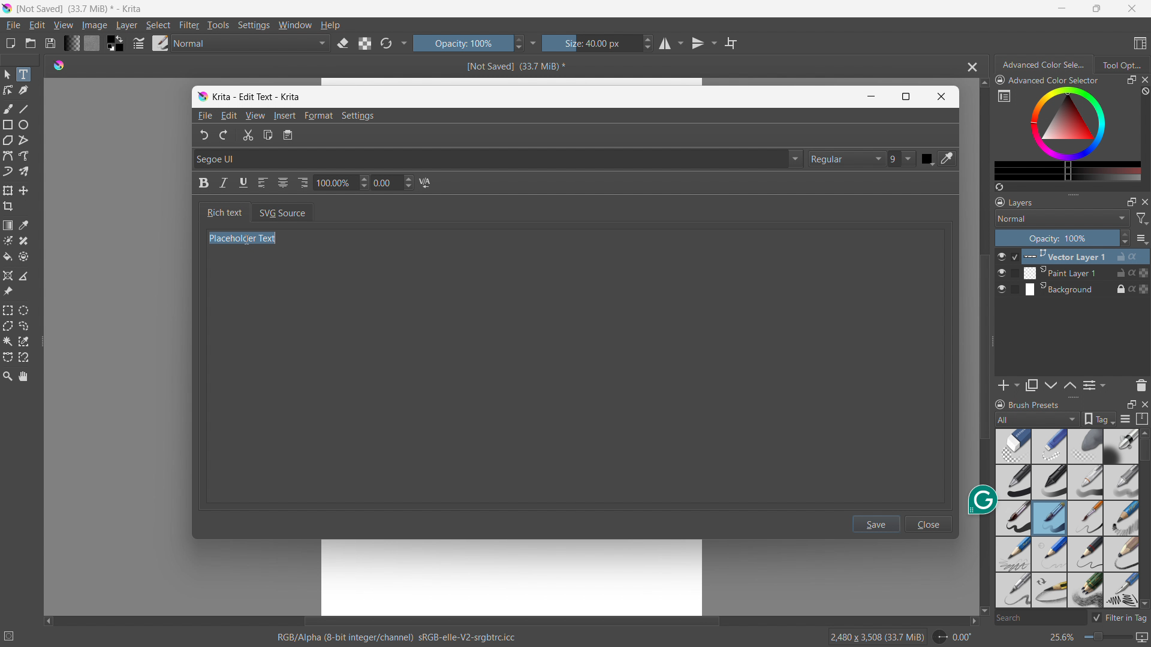  Describe the element at coordinates (115, 44) in the screenshot. I see `swap foreground and background colors` at that location.